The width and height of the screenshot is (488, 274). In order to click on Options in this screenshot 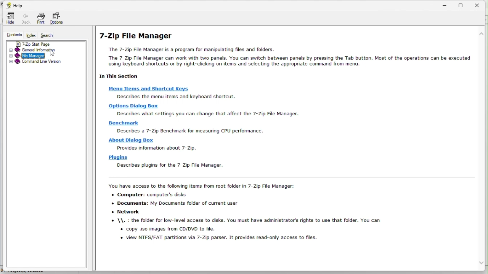, I will do `click(59, 19)`.